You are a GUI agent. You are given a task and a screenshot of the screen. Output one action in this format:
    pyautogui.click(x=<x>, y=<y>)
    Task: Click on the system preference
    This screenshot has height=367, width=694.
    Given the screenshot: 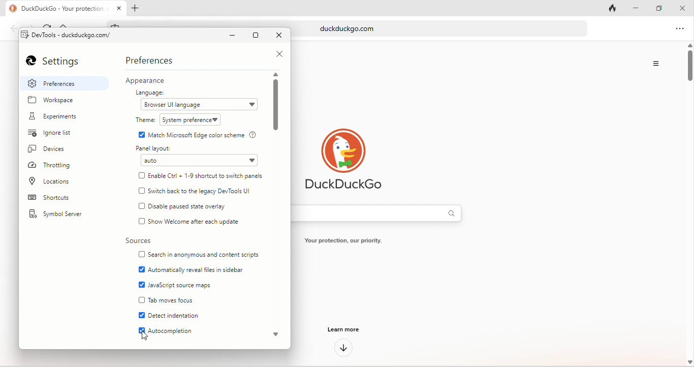 What is the action you would take?
    pyautogui.click(x=192, y=120)
    